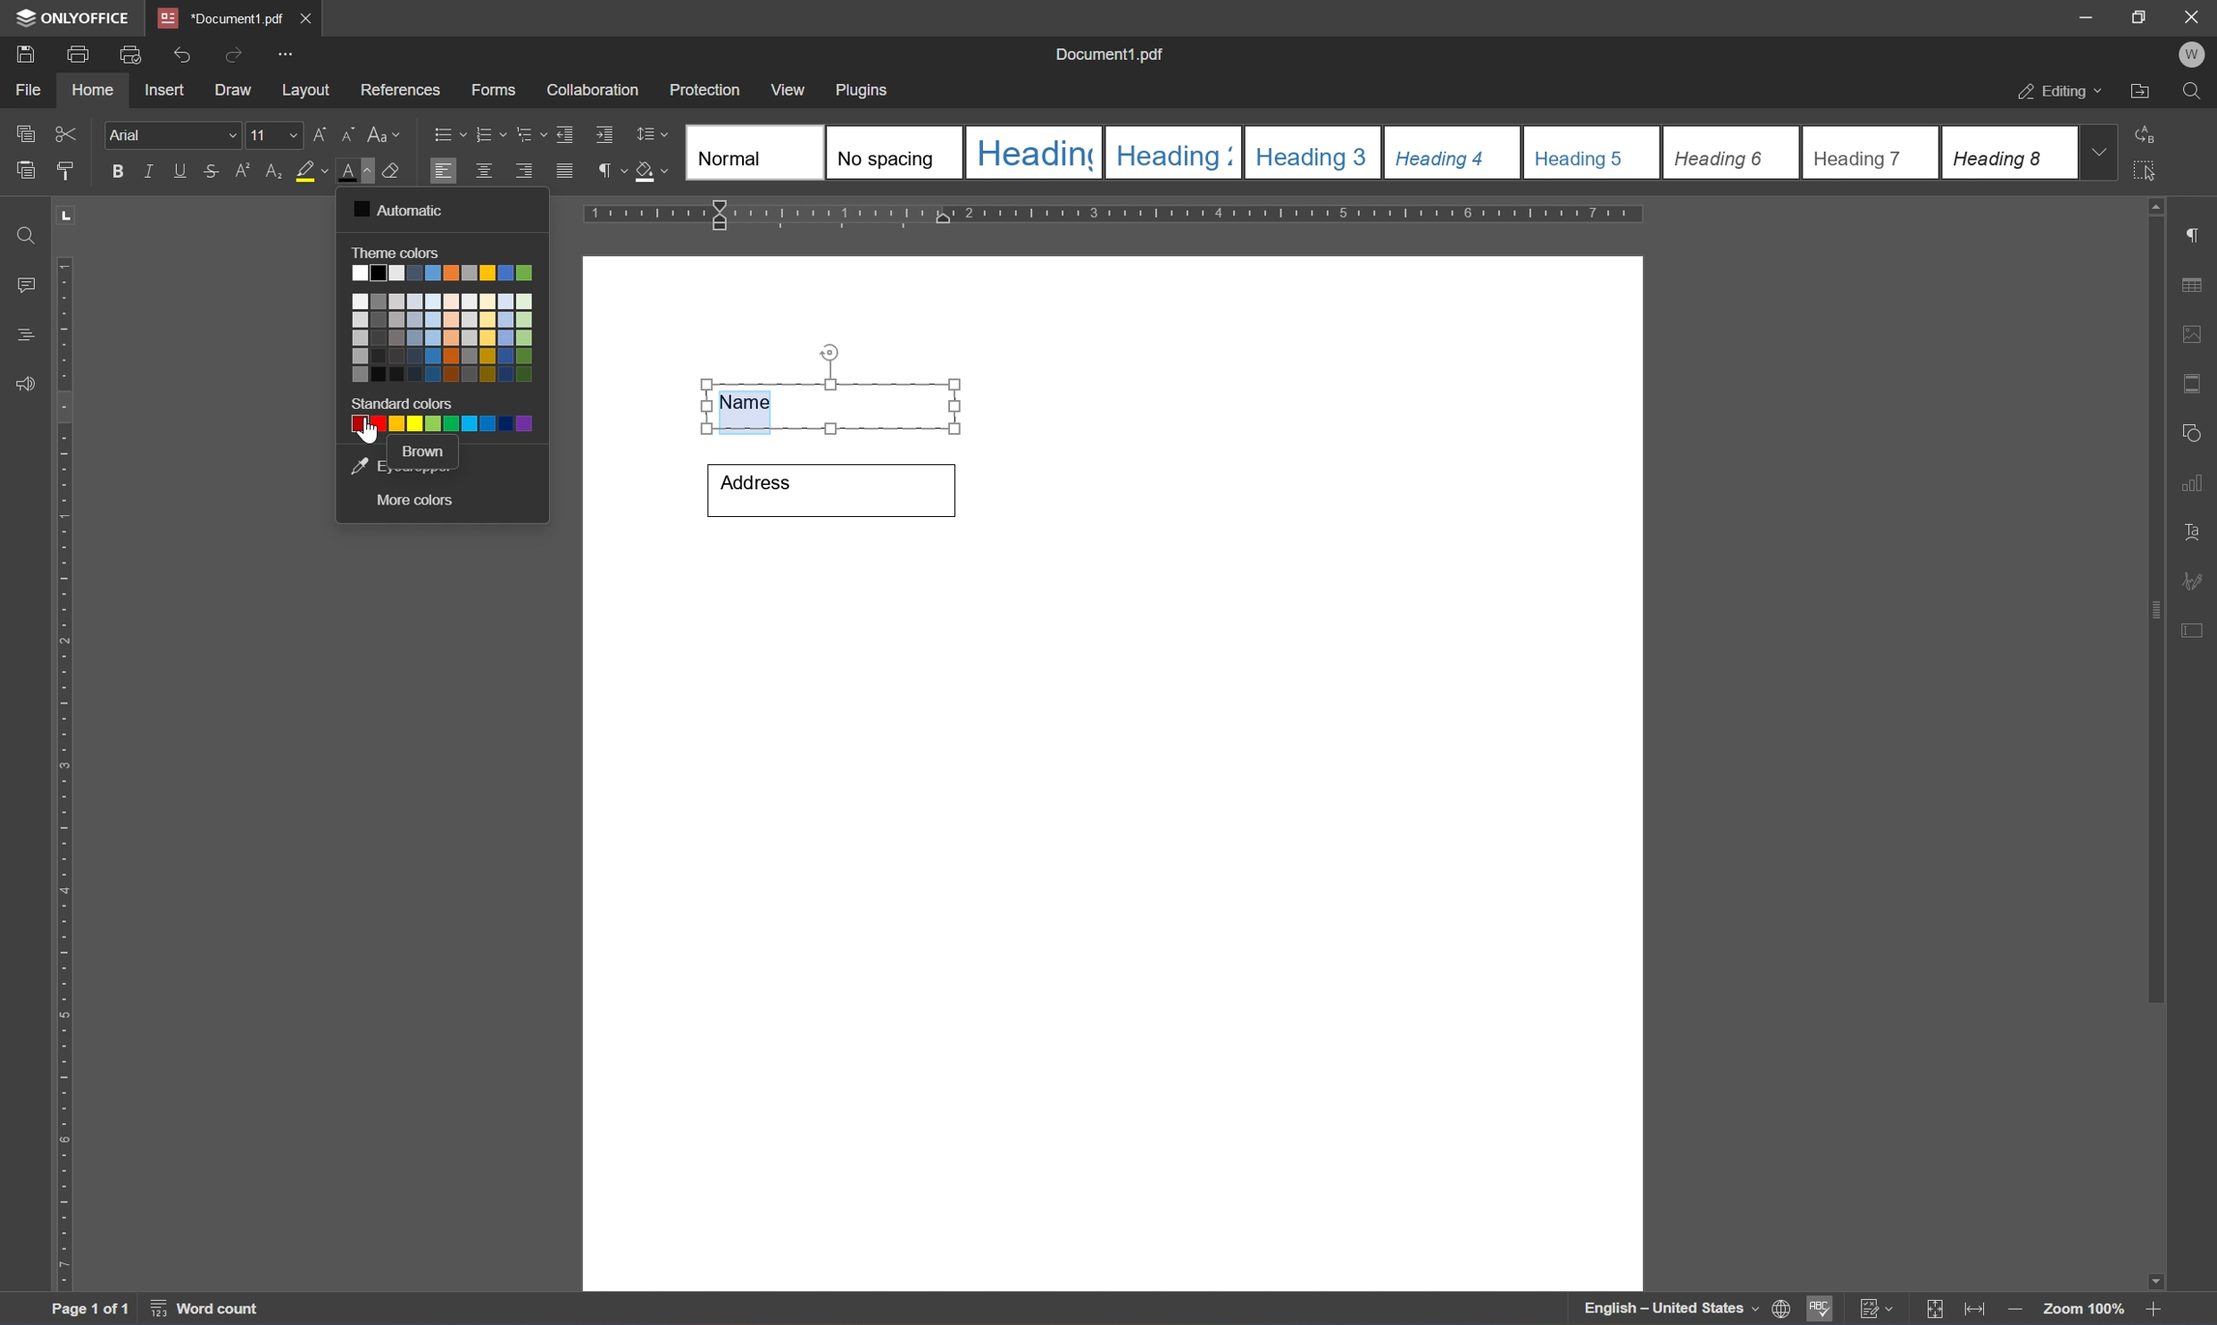  Describe the element at coordinates (70, 17) in the screenshot. I see `ONLYOFFICE` at that location.